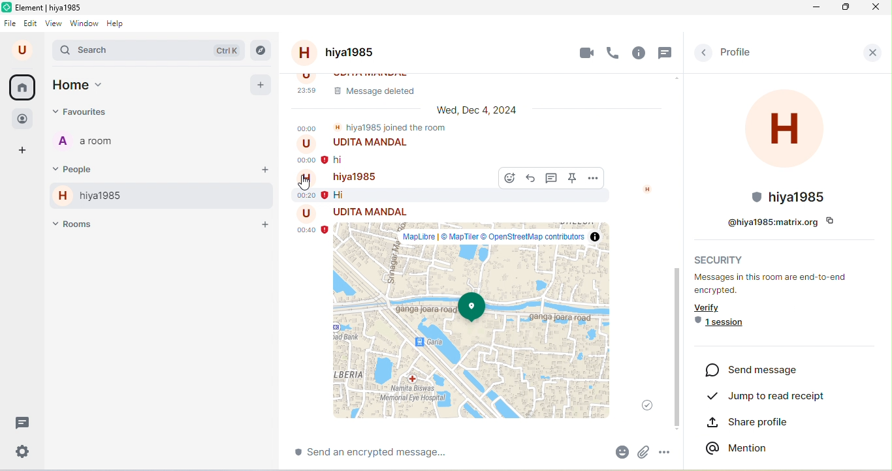 This screenshot has width=892, height=471. What do you see at coordinates (95, 50) in the screenshot?
I see `search bar` at bounding box center [95, 50].